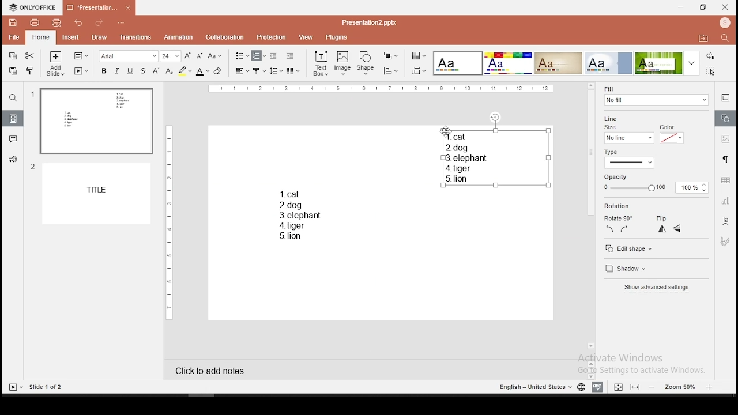 This screenshot has width=738, height=415. Describe the element at coordinates (42, 37) in the screenshot. I see `home` at that location.